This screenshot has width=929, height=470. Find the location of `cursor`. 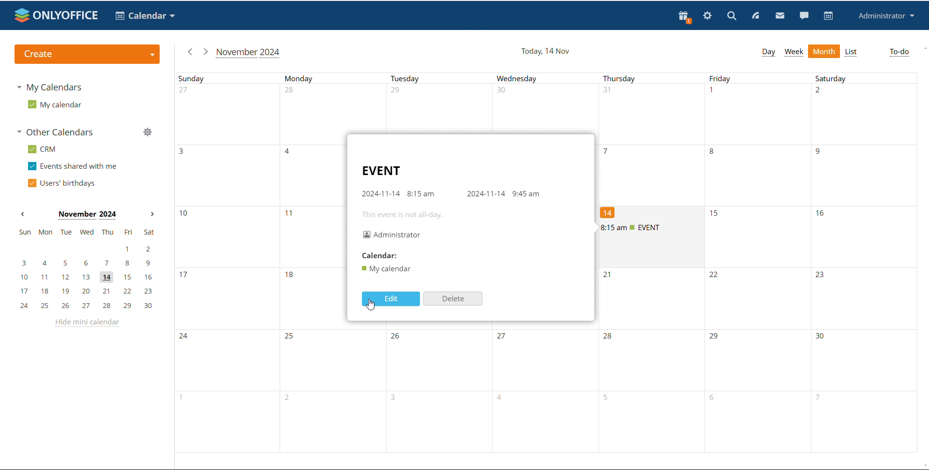

cursor is located at coordinates (374, 308).